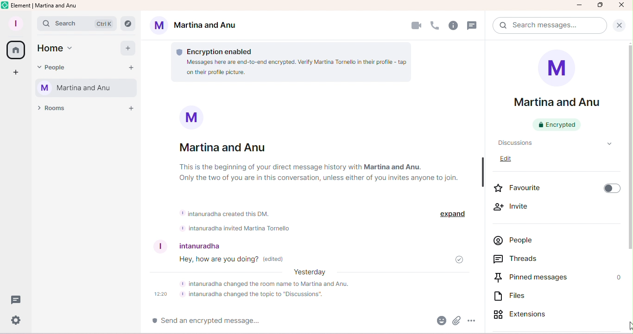 The image size is (633, 334). Describe the element at coordinates (525, 315) in the screenshot. I see `Extensions` at that location.